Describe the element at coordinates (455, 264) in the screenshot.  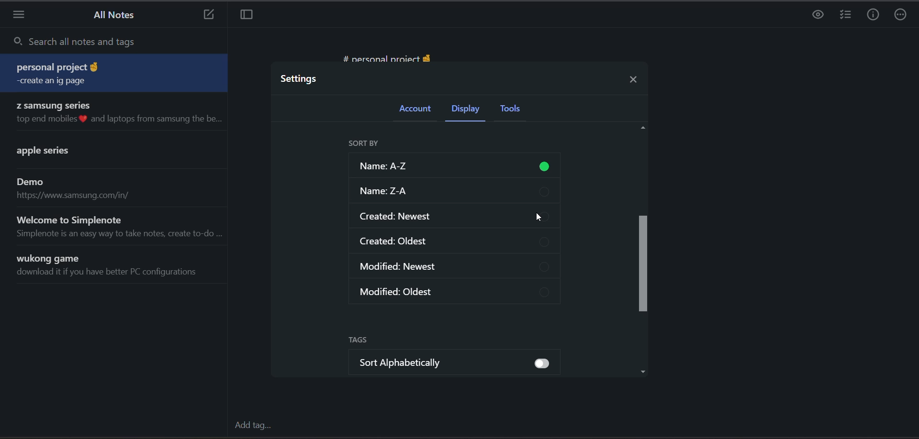
I see `modified newest` at that location.